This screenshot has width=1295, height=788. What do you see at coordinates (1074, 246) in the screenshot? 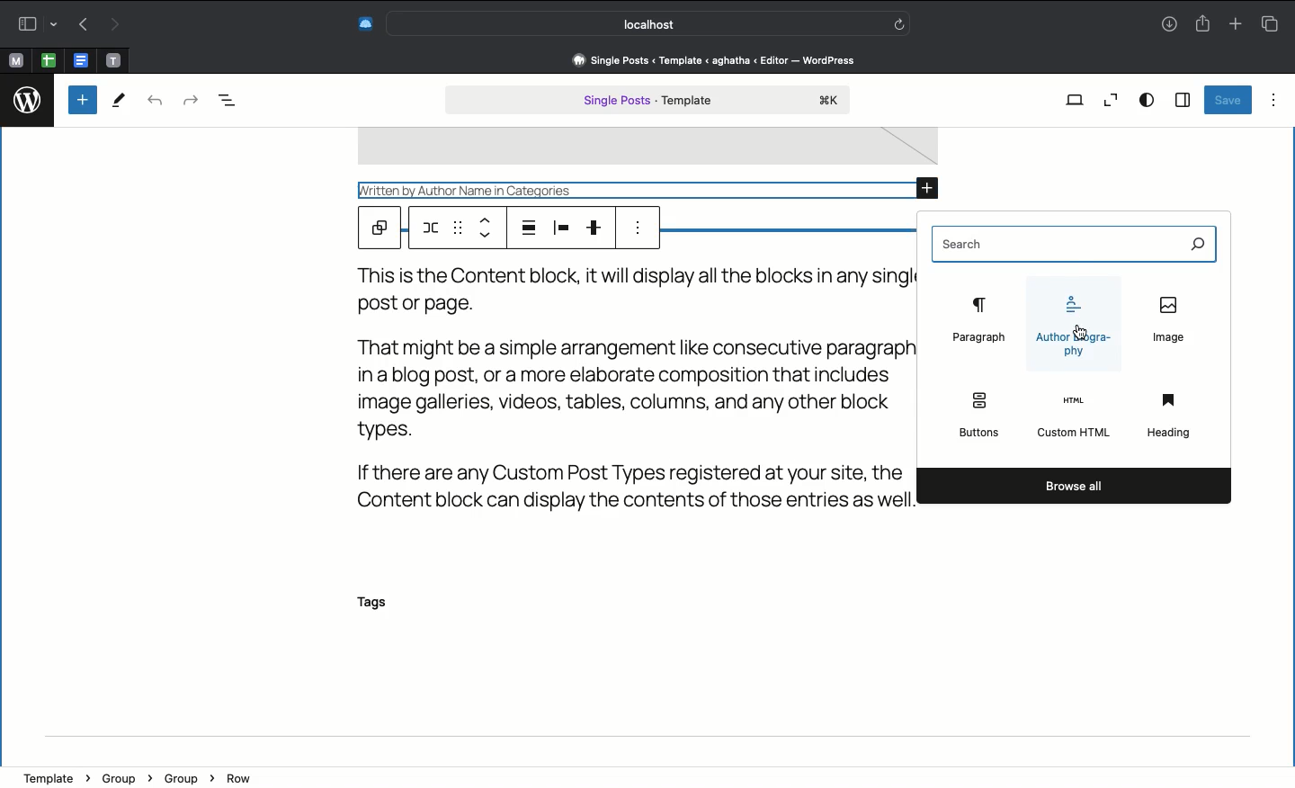
I see `Search` at bounding box center [1074, 246].